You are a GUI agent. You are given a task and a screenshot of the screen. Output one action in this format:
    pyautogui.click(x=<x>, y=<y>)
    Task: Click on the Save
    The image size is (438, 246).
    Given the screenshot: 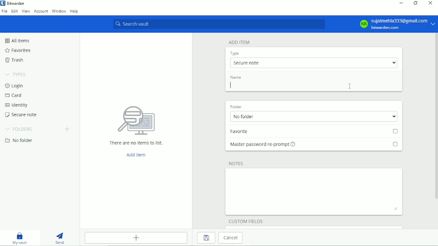 What is the action you would take?
    pyautogui.click(x=206, y=238)
    